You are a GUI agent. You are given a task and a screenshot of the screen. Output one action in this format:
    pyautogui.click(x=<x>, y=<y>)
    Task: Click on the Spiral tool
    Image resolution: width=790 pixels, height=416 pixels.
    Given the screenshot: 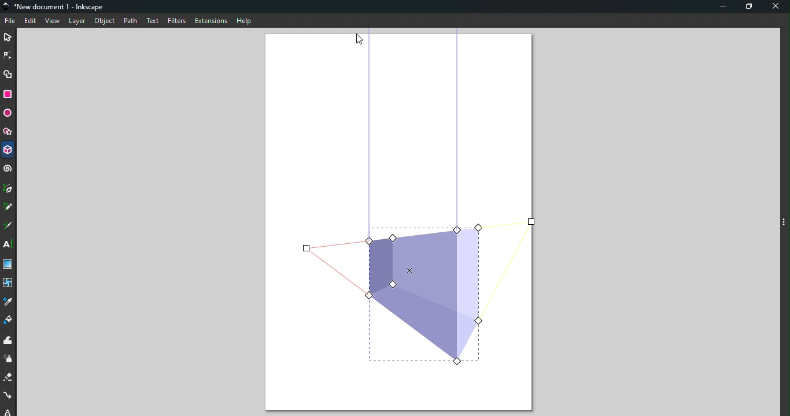 What is the action you would take?
    pyautogui.click(x=8, y=171)
    